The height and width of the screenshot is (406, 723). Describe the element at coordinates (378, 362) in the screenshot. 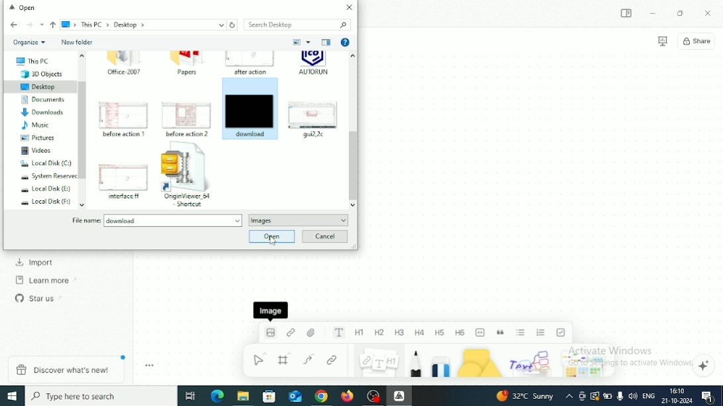

I see `Note` at that location.